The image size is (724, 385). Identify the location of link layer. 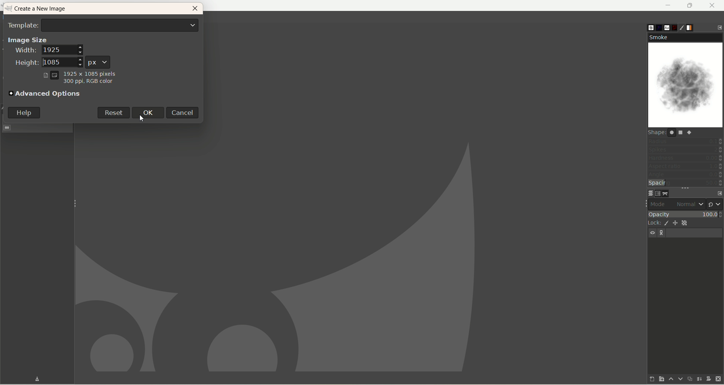
(662, 233).